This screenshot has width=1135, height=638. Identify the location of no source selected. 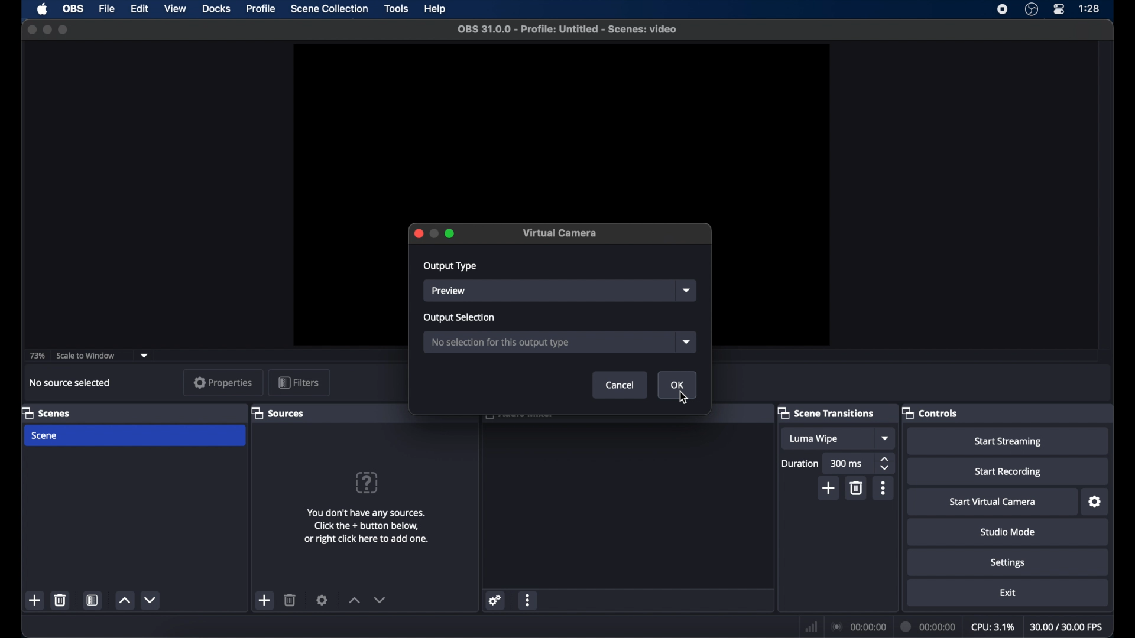
(68, 382).